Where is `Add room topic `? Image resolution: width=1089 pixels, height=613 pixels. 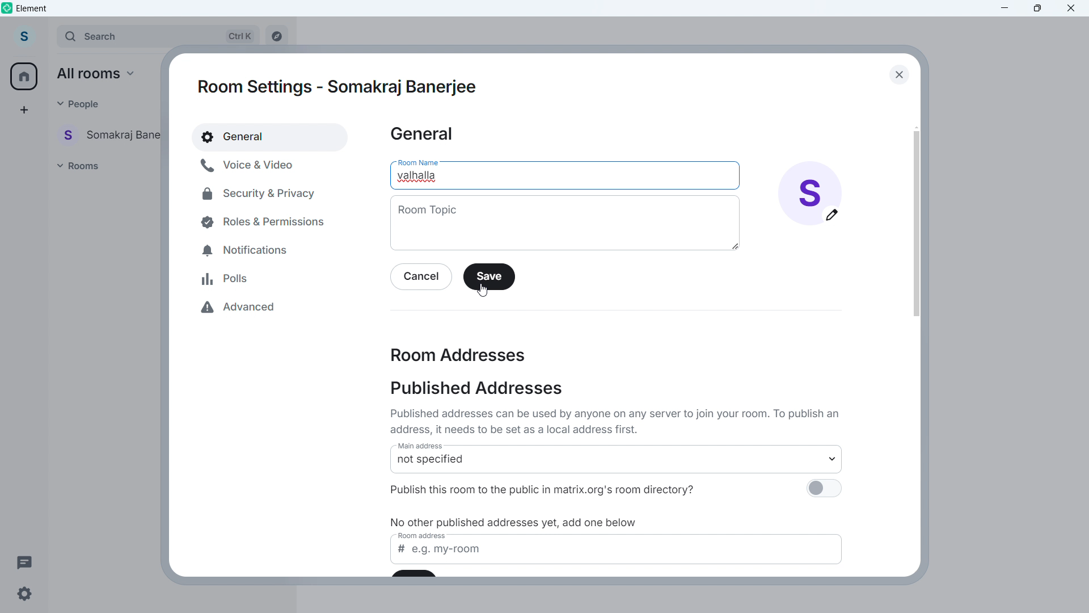
Add room topic  is located at coordinates (564, 223).